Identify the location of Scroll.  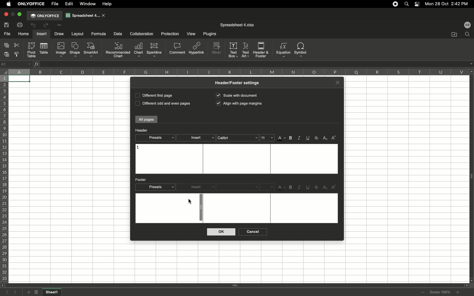
(199, 208).